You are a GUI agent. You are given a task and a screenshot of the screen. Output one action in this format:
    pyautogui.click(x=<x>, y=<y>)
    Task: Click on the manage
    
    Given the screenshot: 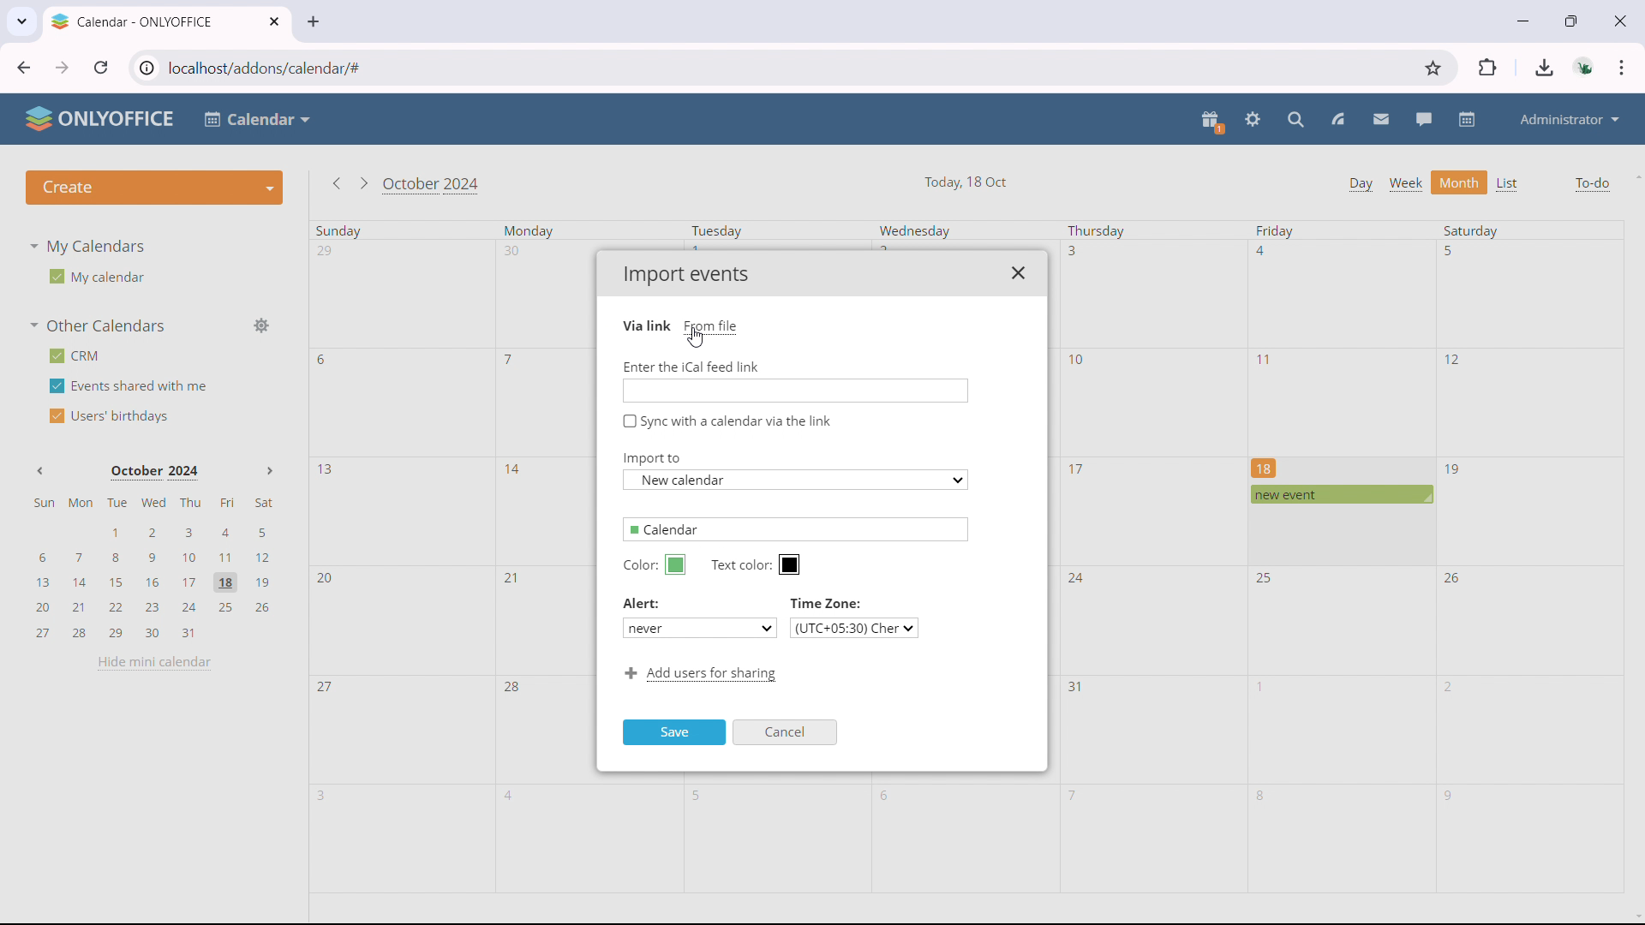 What is the action you would take?
    pyautogui.click(x=260, y=326)
    